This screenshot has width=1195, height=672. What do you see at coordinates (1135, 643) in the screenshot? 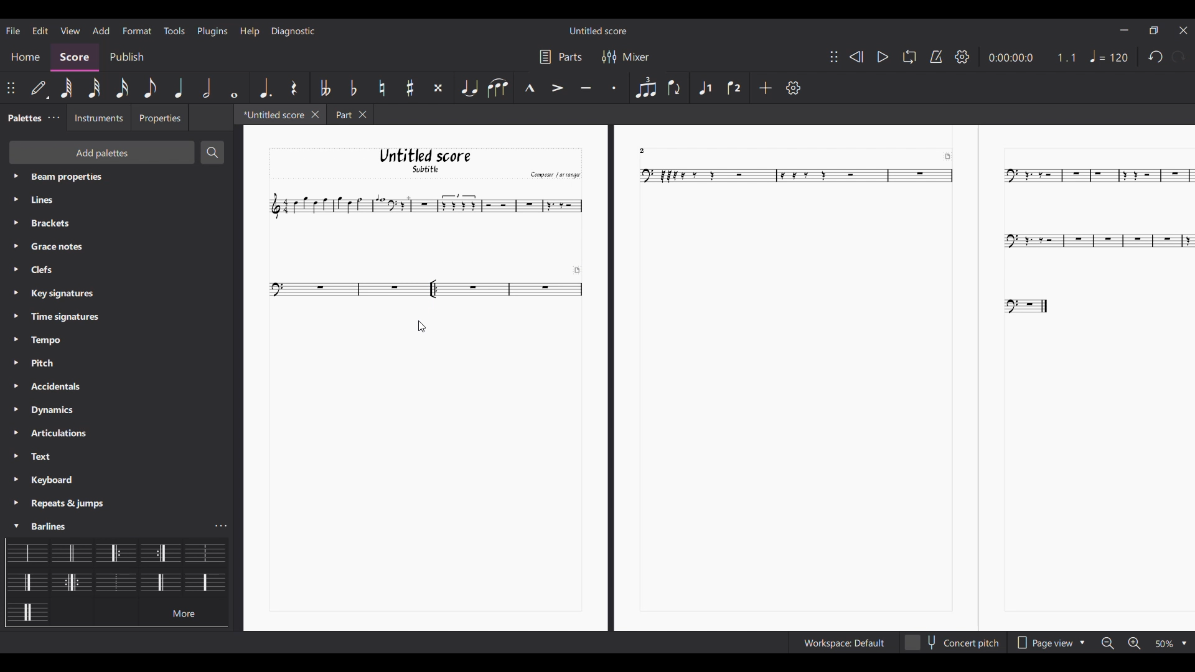
I see `Zoom in` at bounding box center [1135, 643].